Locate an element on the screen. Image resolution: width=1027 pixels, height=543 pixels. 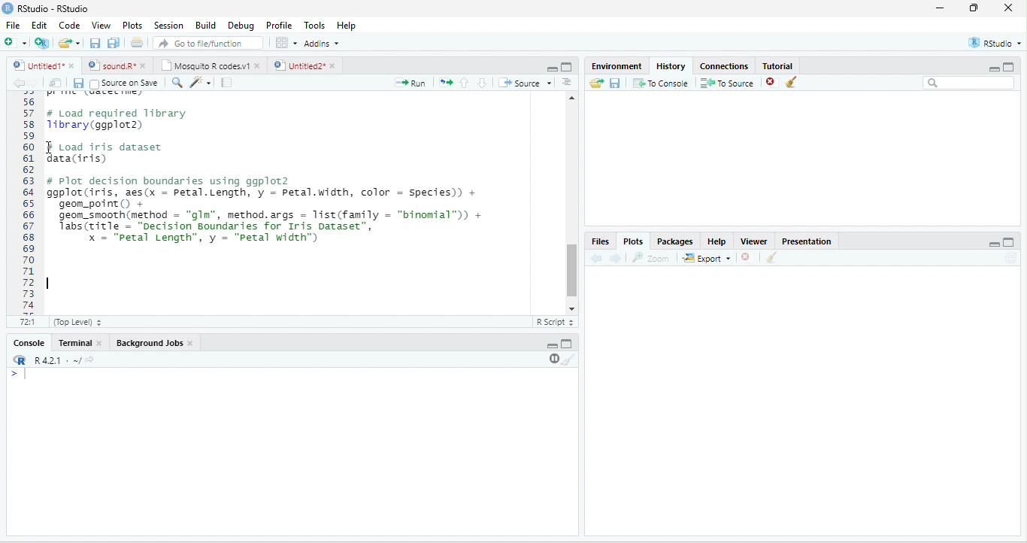
options is located at coordinates (567, 82).